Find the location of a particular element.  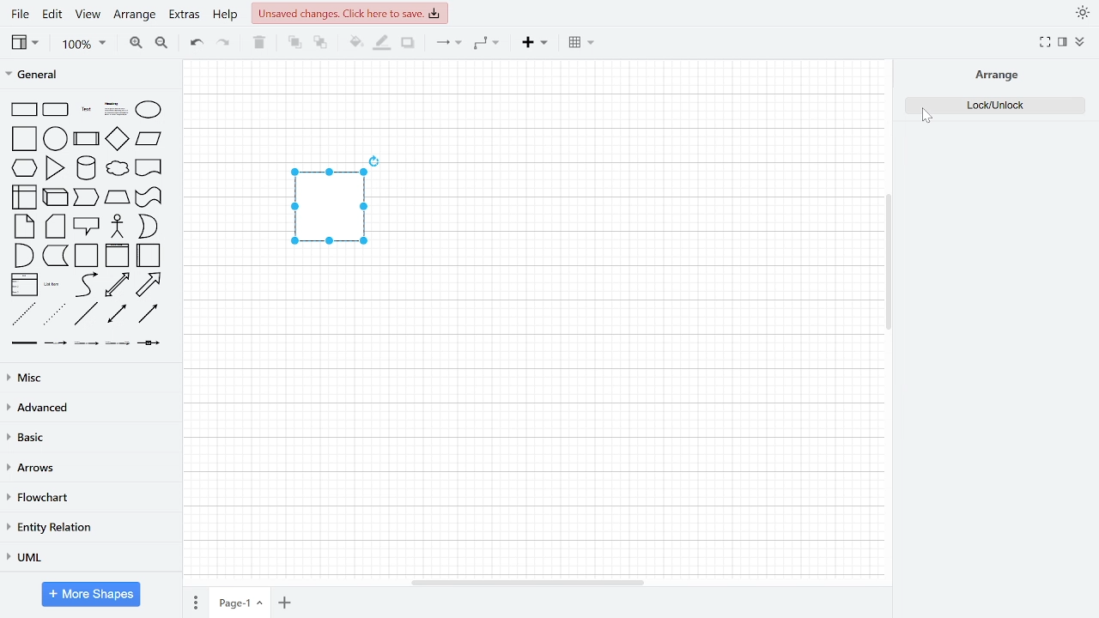

Delete is located at coordinates (259, 43).